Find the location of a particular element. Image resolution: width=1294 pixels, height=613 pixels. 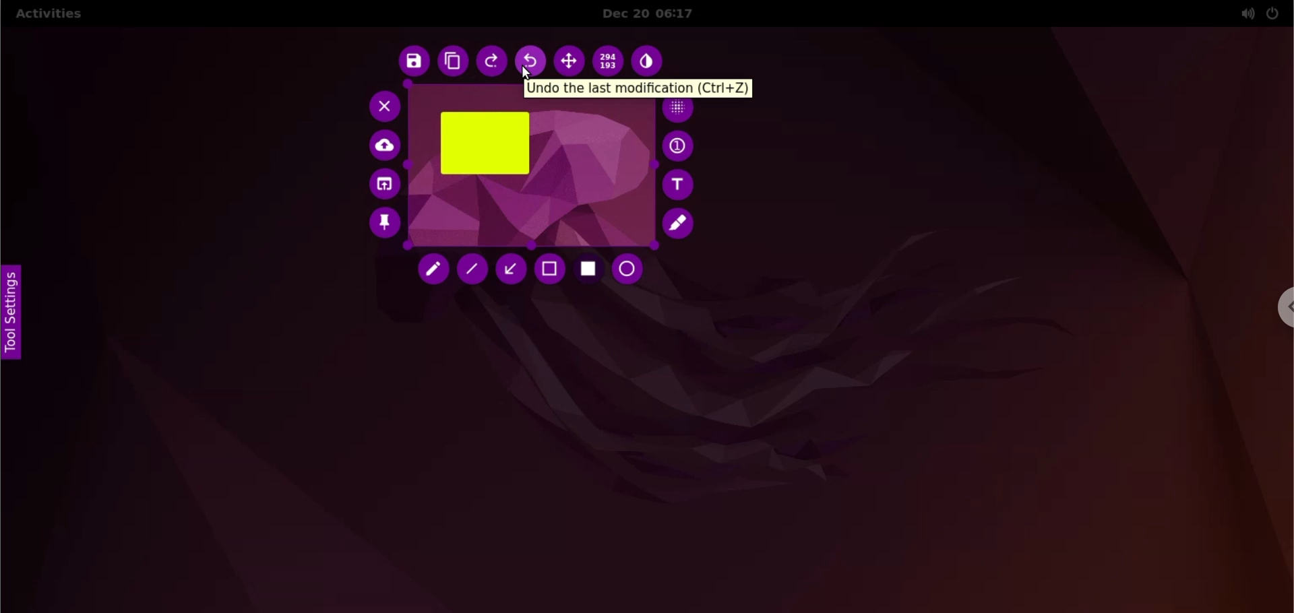

marker is located at coordinates (681, 224).